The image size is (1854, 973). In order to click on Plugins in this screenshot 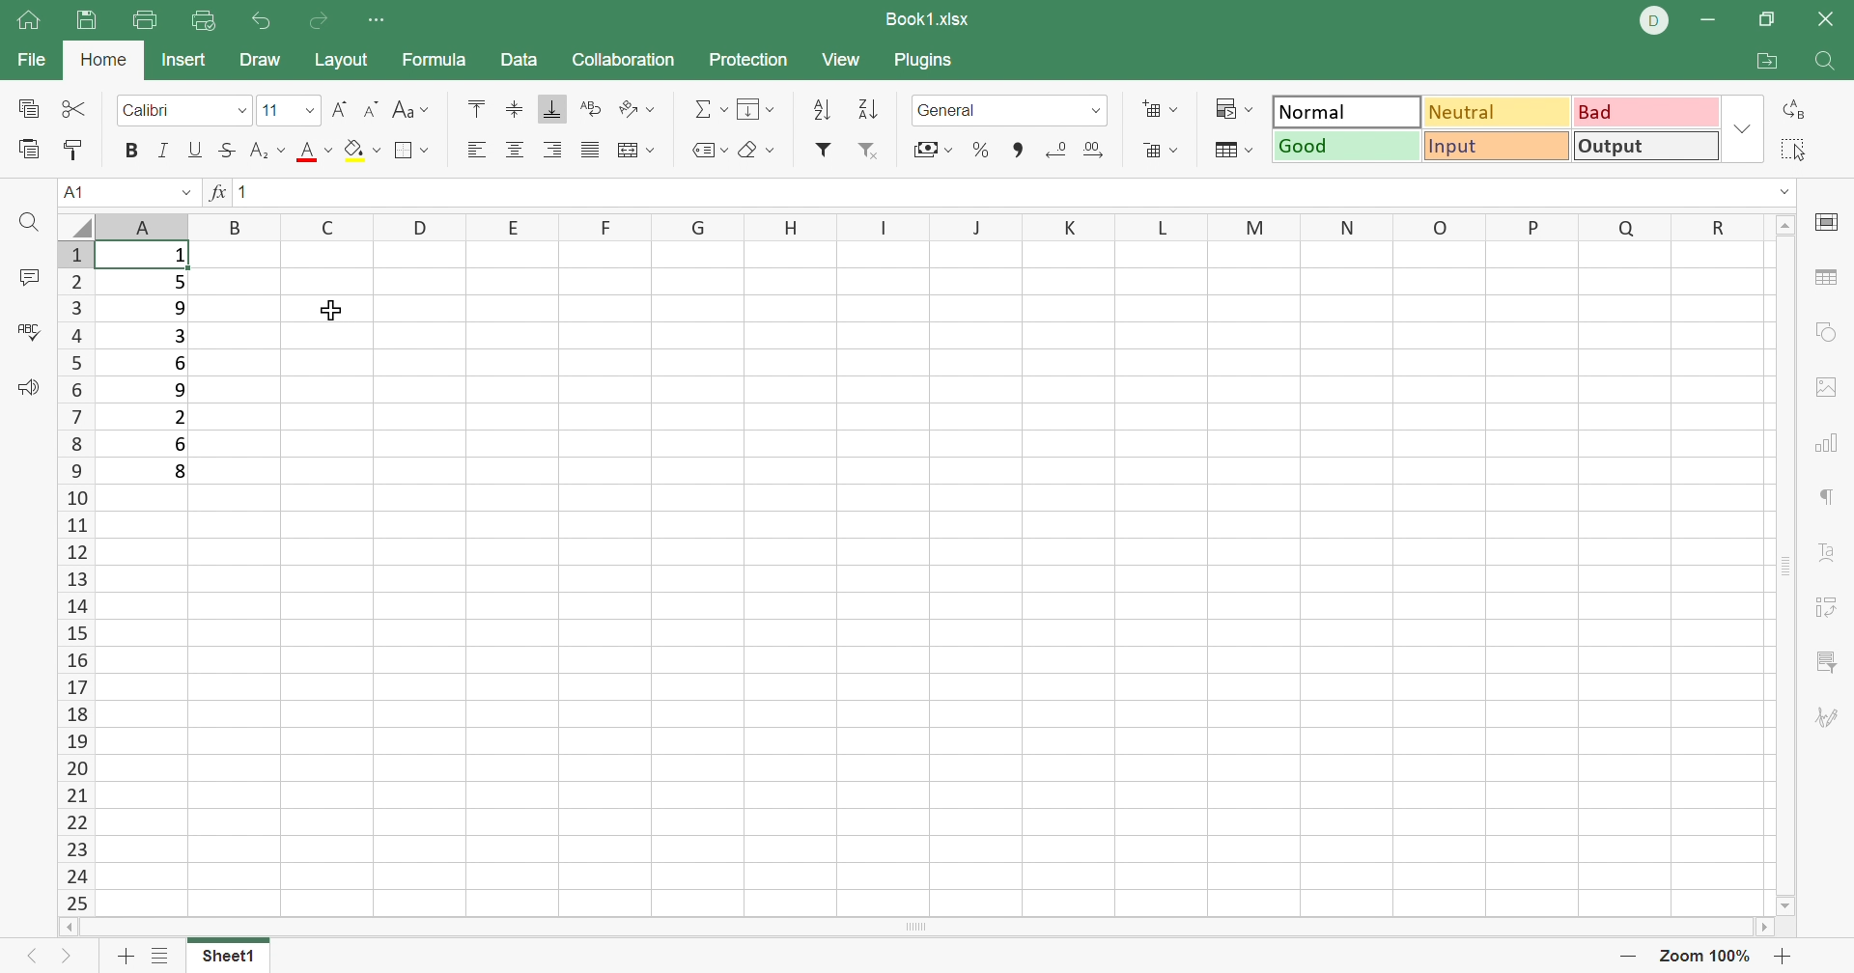, I will do `click(925, 61)`.